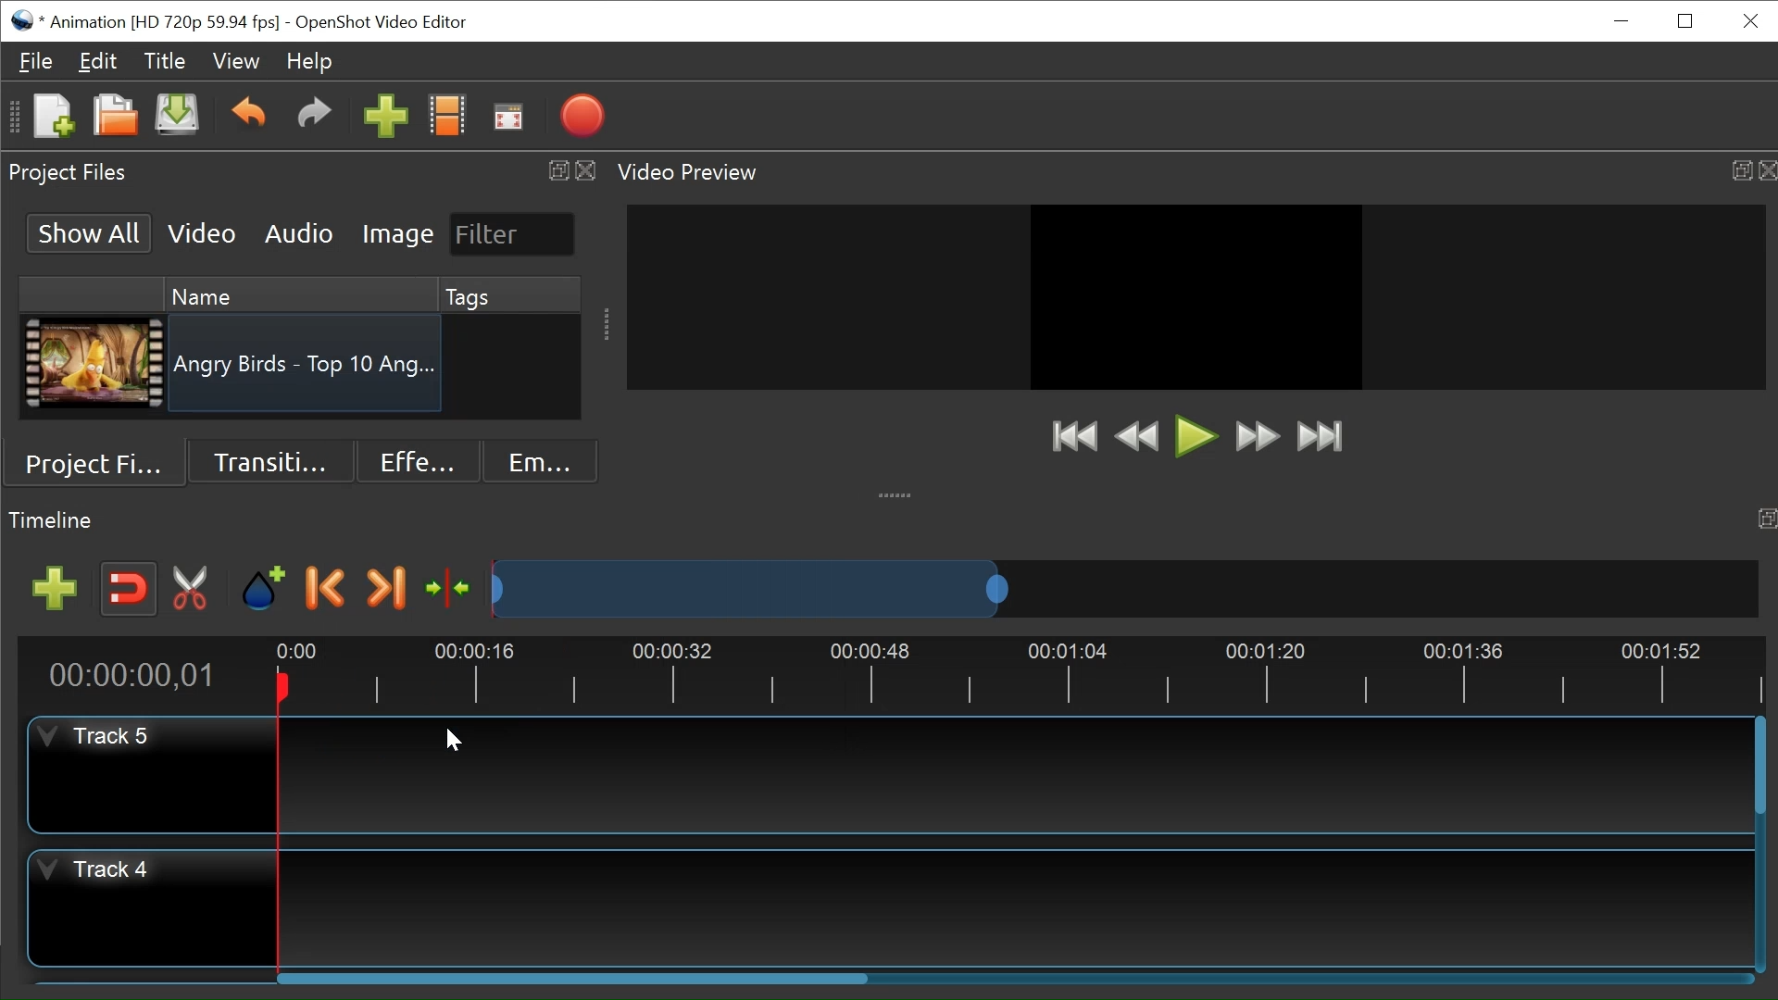 This screenshot has width=1778, height=1000. Describe the element at coordinates (570, 289) in the screenshot. I see `Scroll up` at that location.